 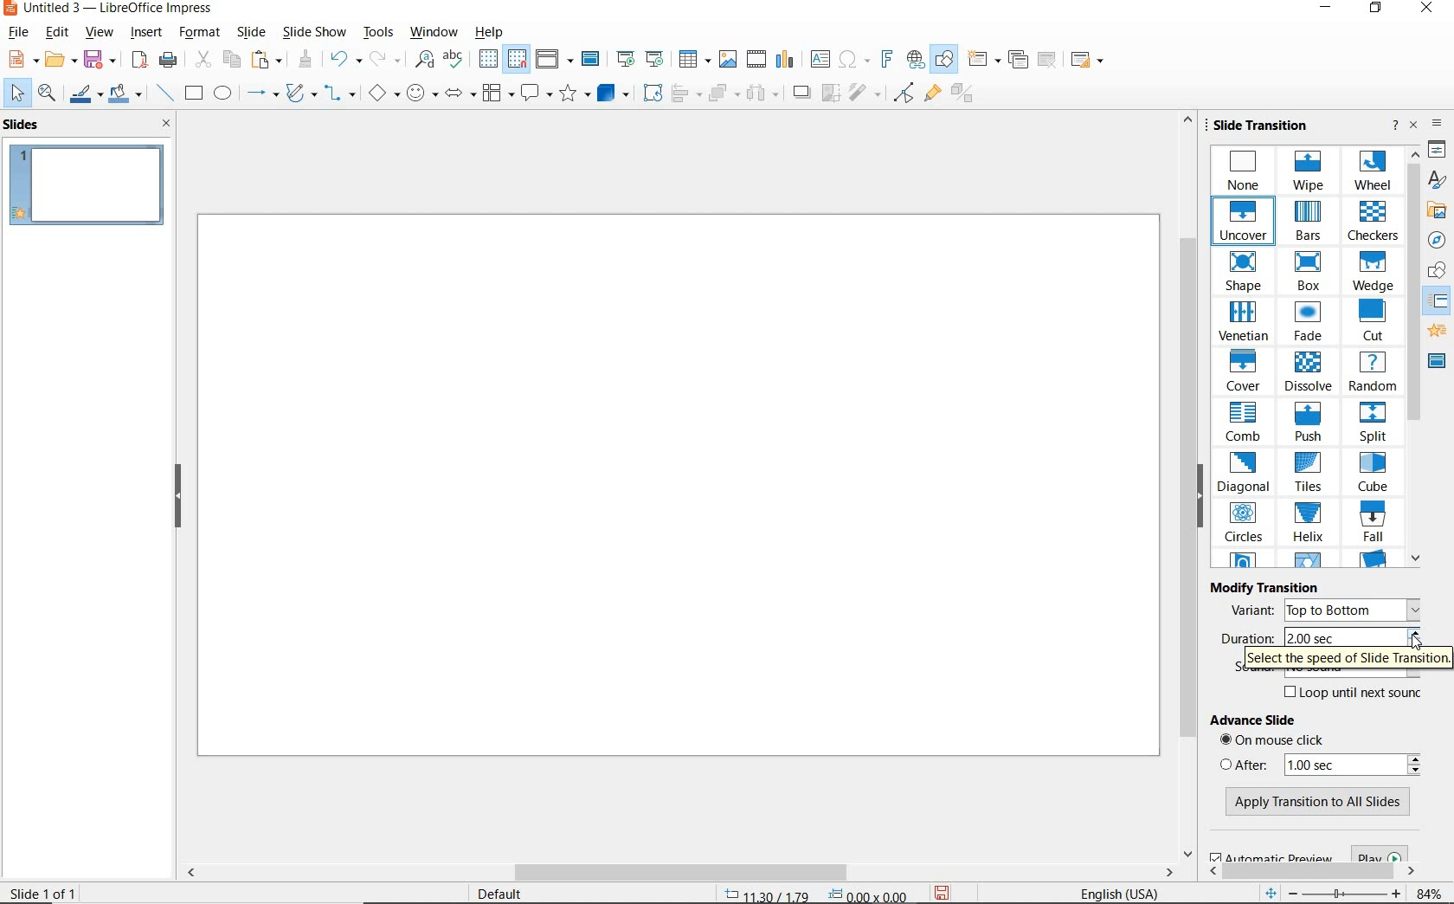 What do you see at coordinates (460, 93) in the screenshot?
I see `BLOCK ARROWS` at bounding box center [460, 93].